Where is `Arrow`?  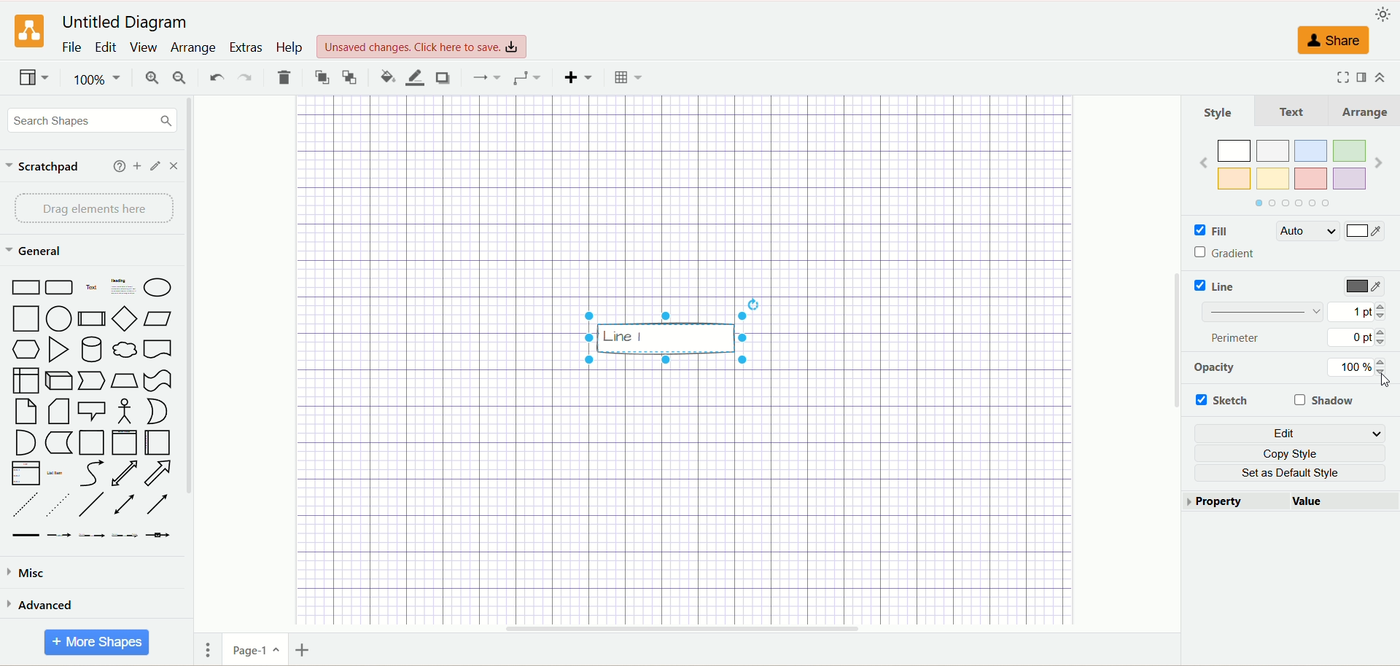
Arrow is located at coordinates (157, 474).